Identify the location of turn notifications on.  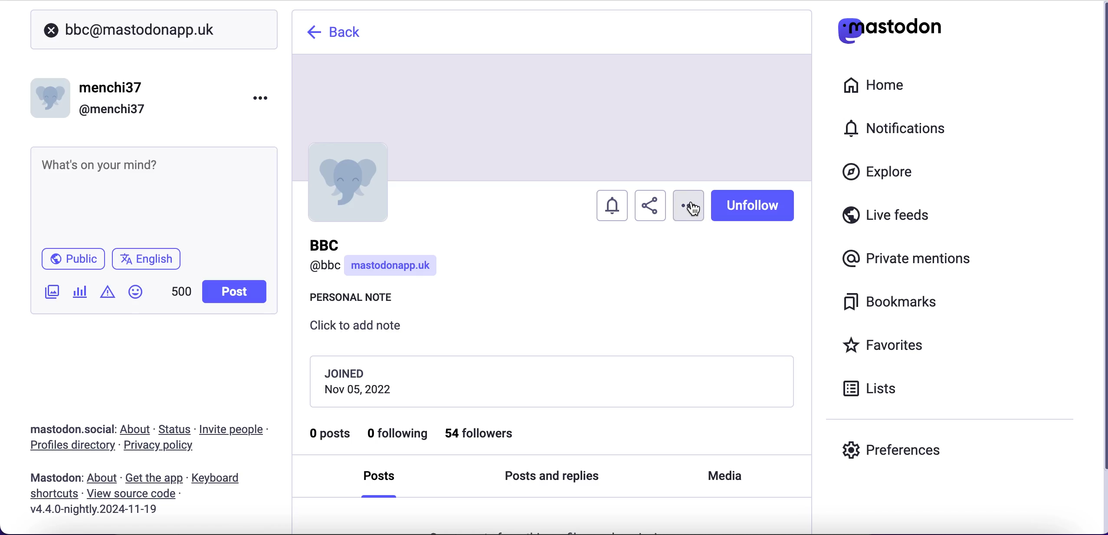
(613, 203).